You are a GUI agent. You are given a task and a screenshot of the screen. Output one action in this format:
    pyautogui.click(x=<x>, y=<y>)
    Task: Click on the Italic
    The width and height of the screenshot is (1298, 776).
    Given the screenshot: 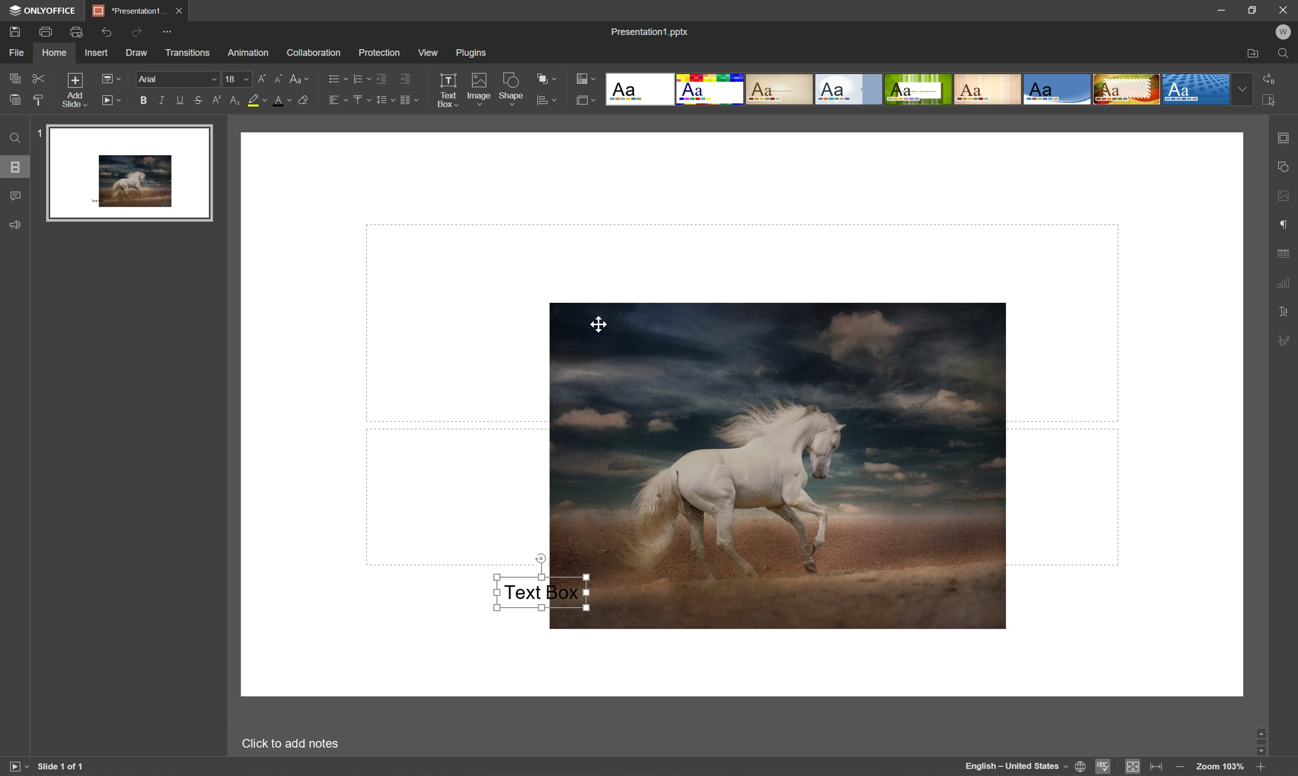 What is the action you would take?
    pyautogui.click(x=162, y=100)
    